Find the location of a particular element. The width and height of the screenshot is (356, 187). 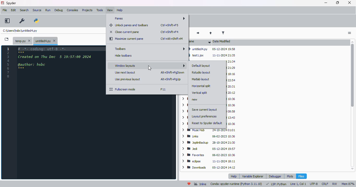

temporary file is located at coordinates (23, 41).